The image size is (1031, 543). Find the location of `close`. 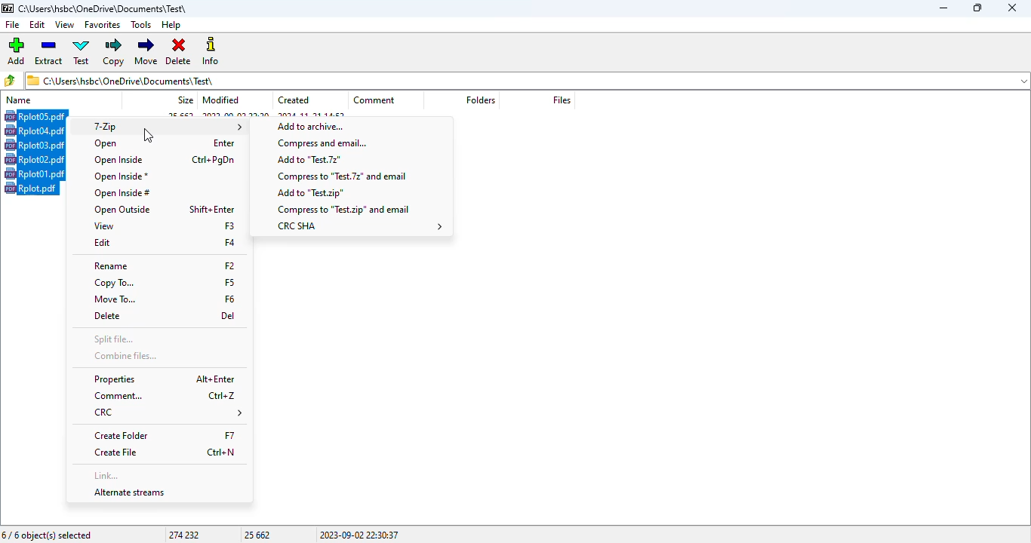

close is located at coordinates (1012, 8).